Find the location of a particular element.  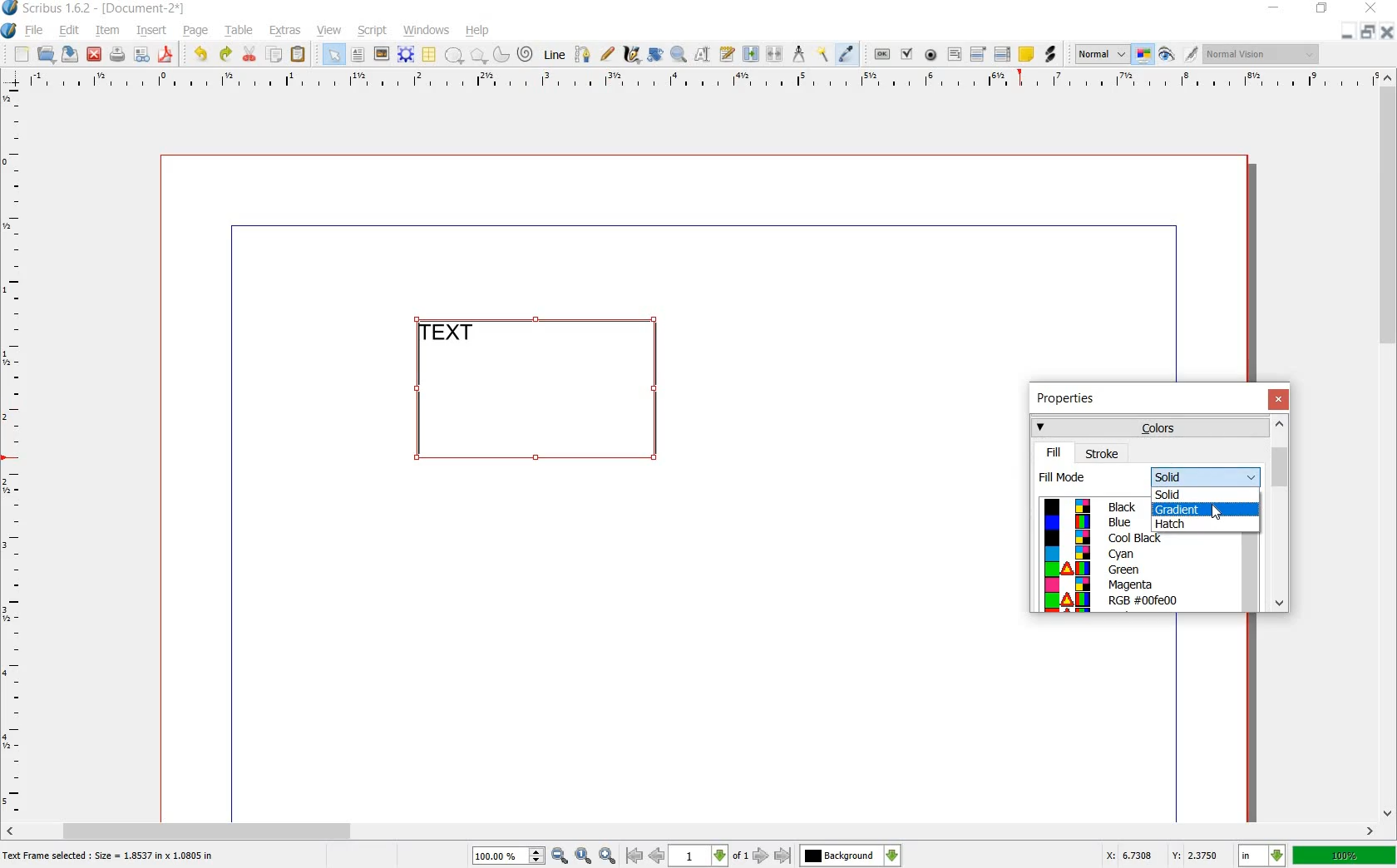

freehand line is located at coordinates (607, 53).